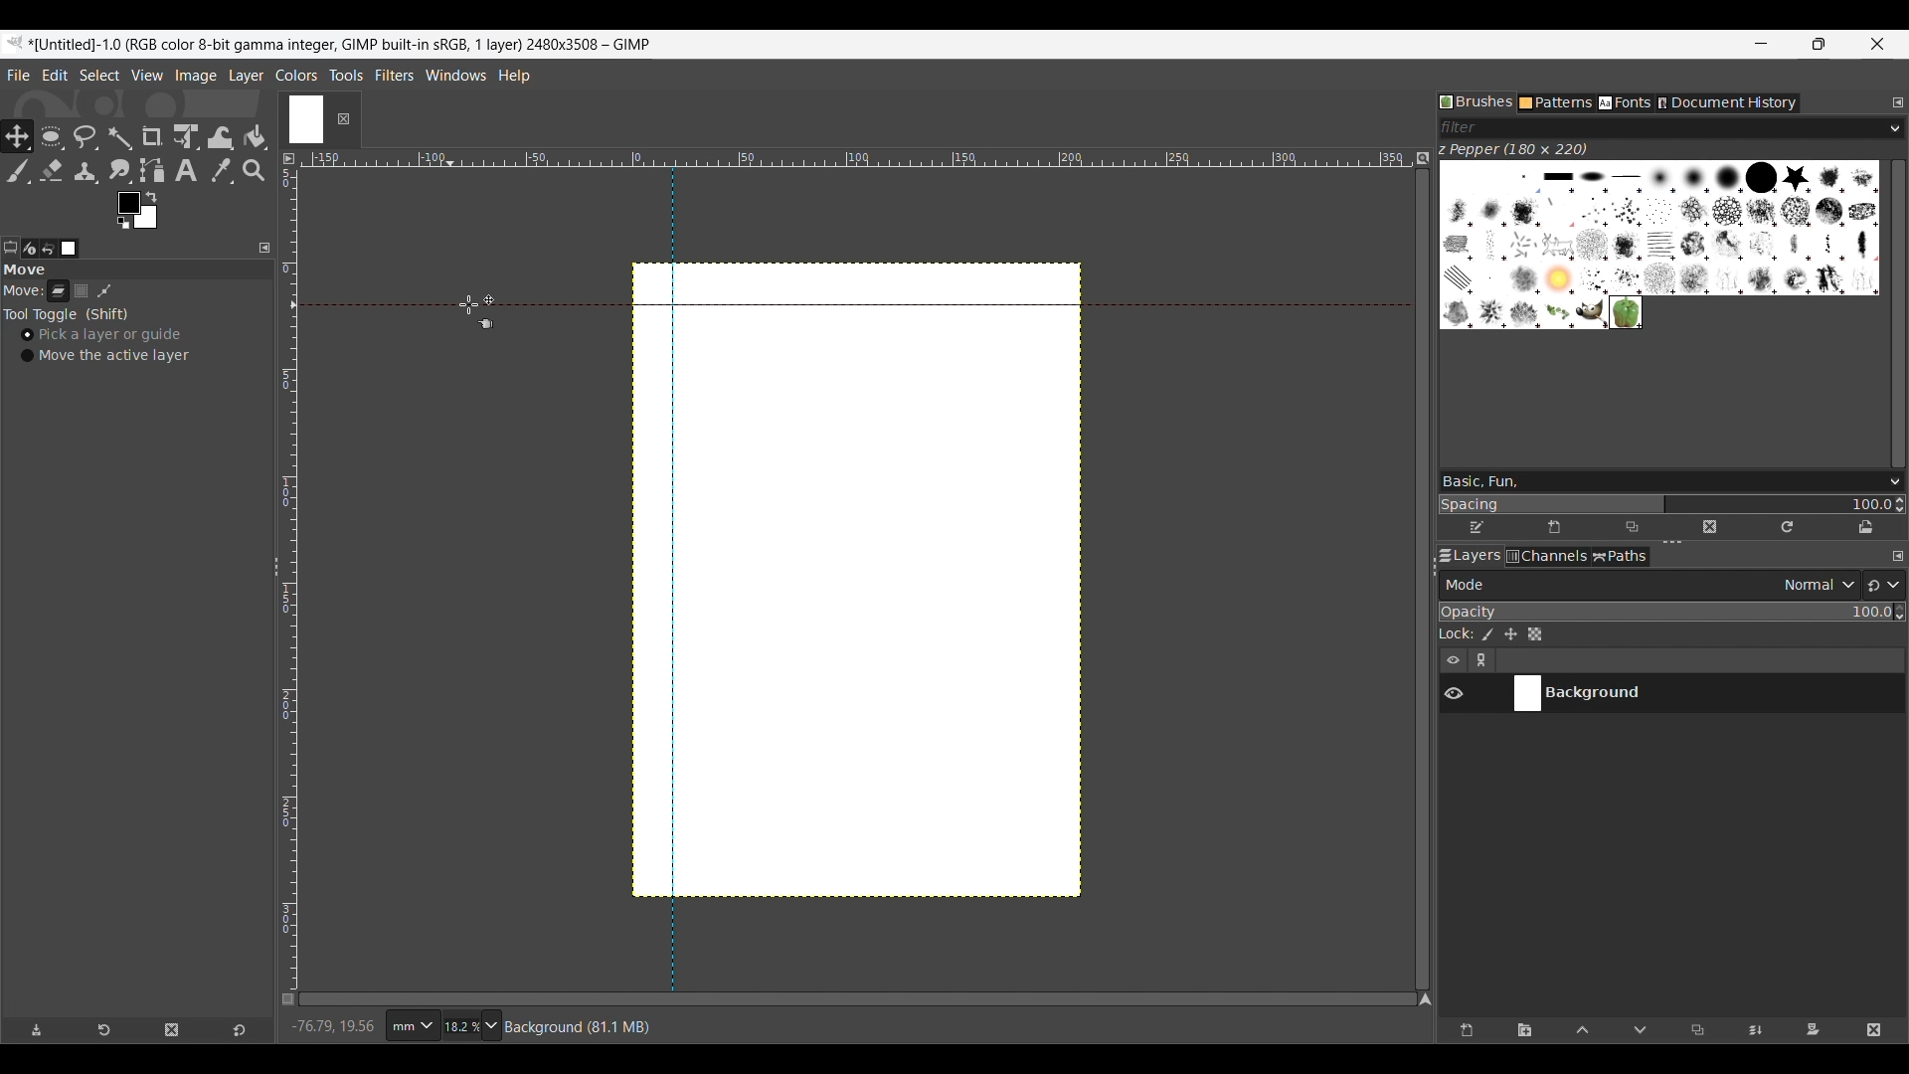 The width and height of the screenshot is (1909, 1074). What do you see at coordinates (86, 293) in the screenshot?
I see `Selection` at bounding box center [86, 293].